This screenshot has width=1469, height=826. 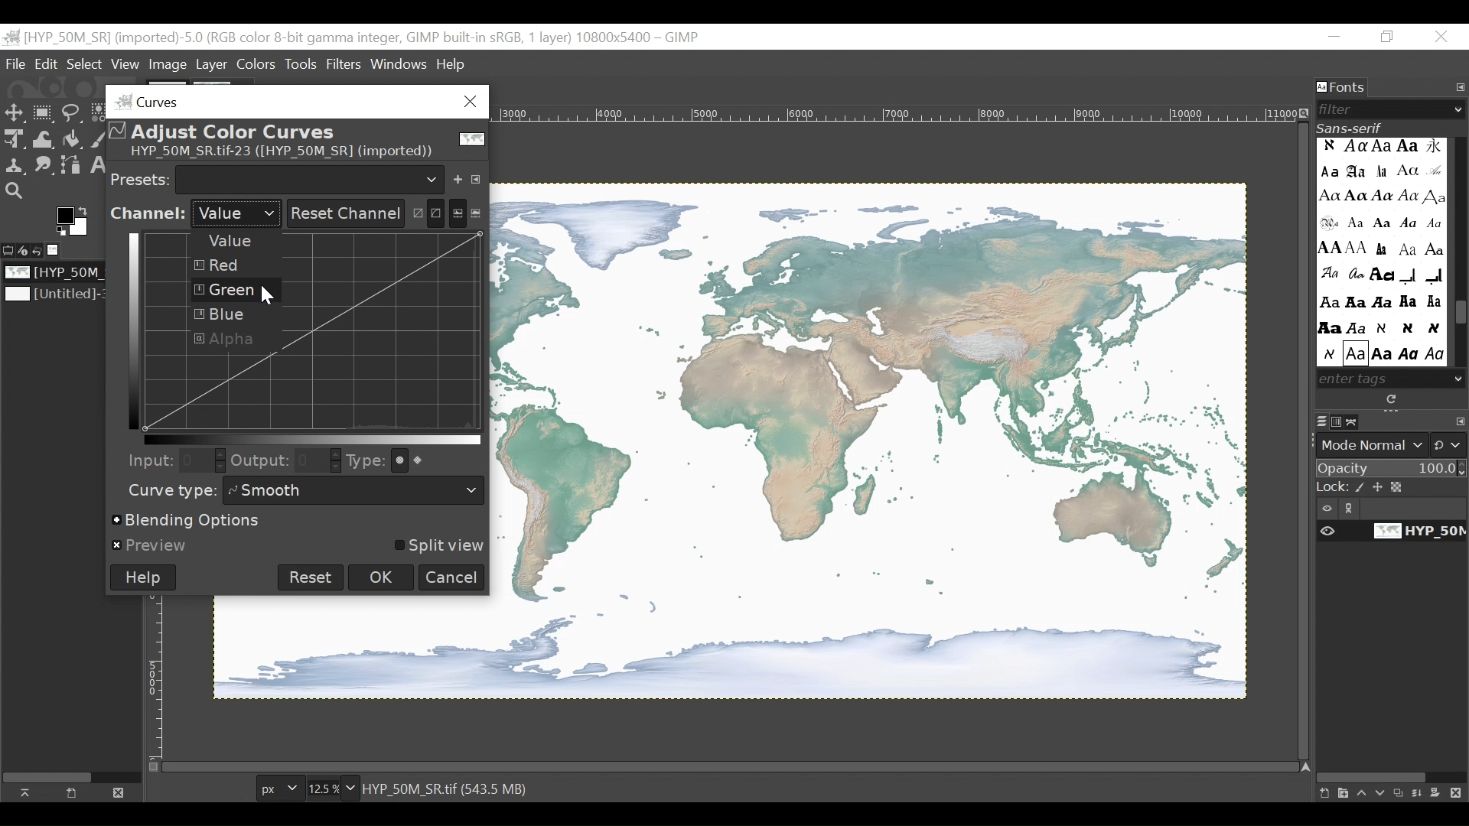 What do you see at coordinates (200, 460) in the screenshot?
I see `Field` at bounding box center [200, 460].